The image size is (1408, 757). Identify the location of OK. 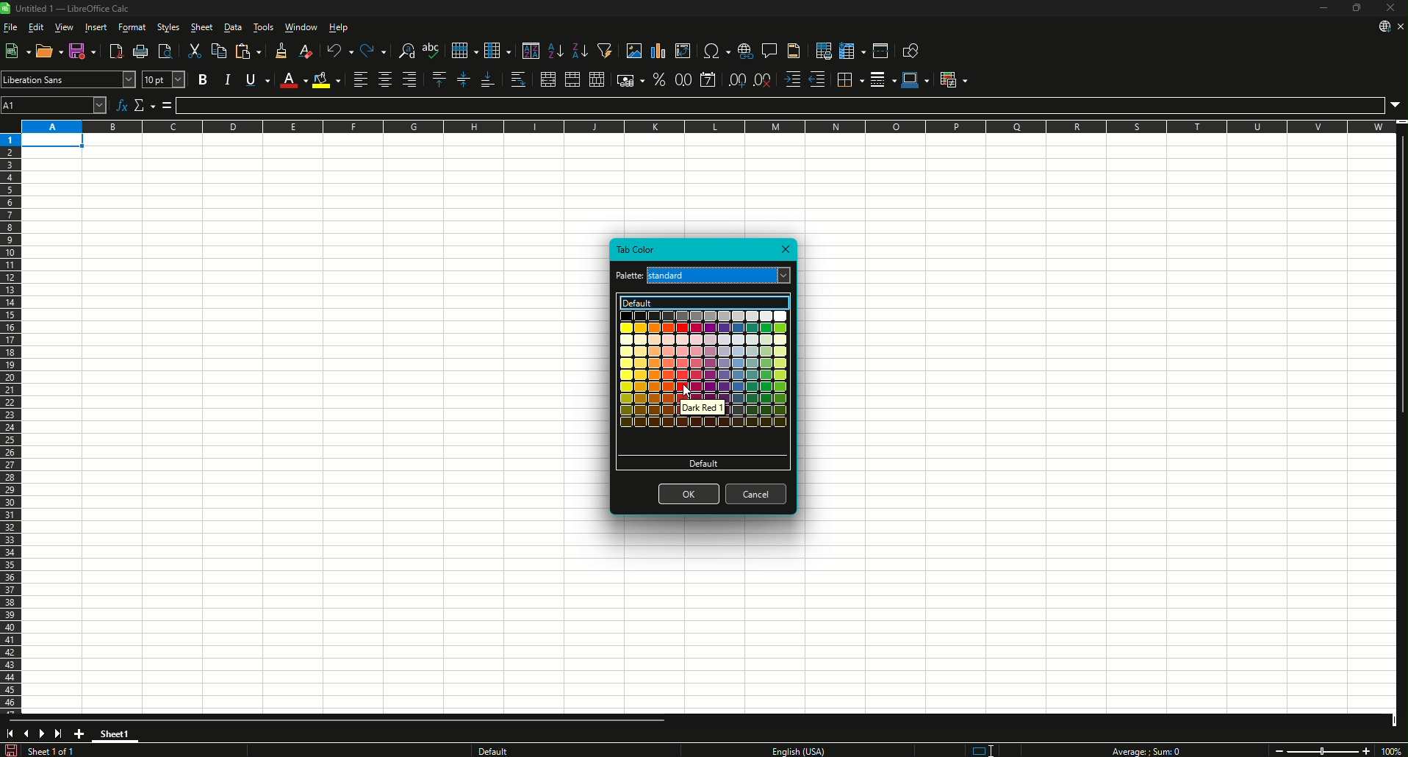
(689, 494).